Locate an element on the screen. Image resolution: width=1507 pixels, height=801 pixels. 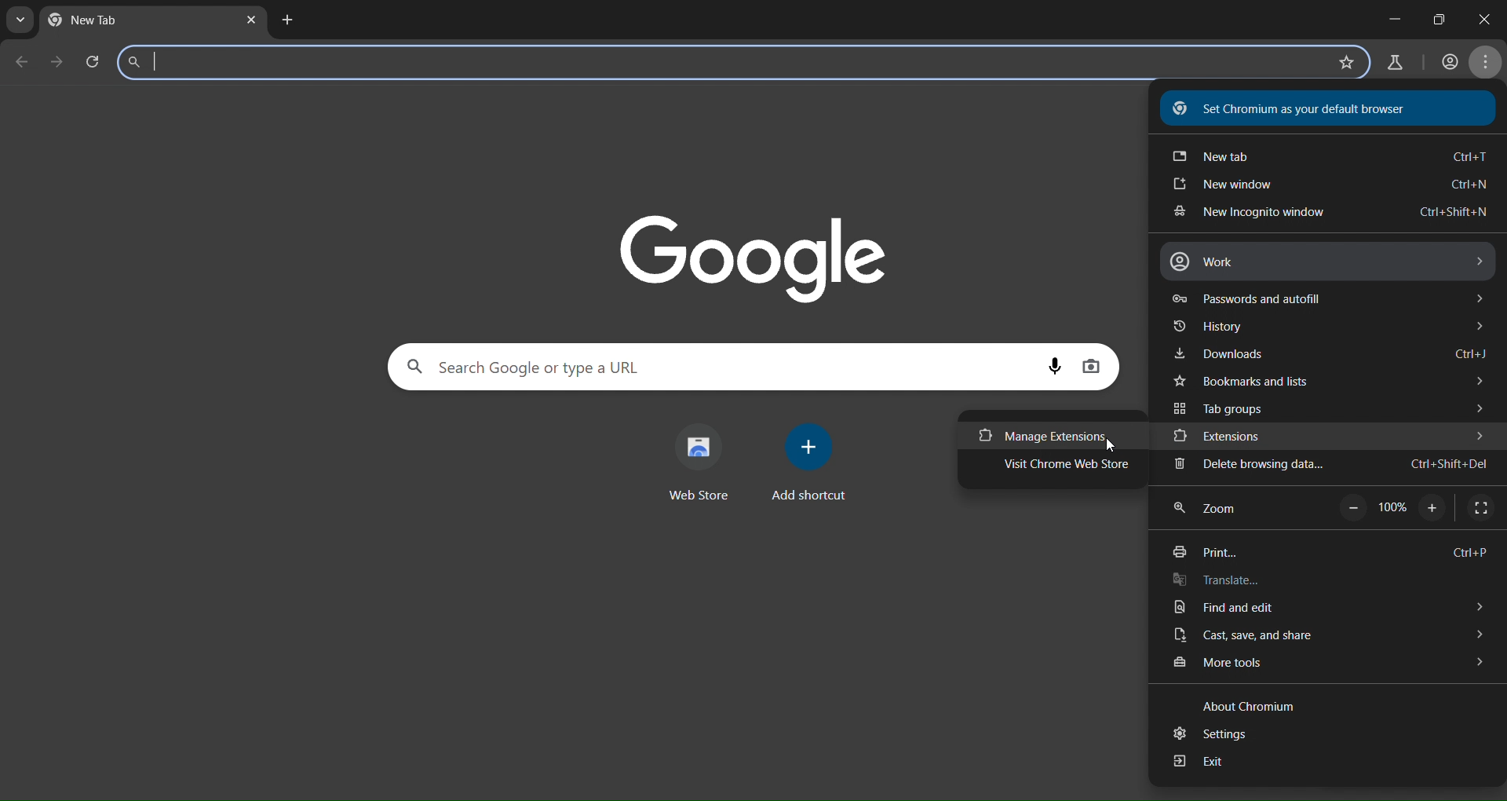
bookmark page is located at coordinates (1346, 62).